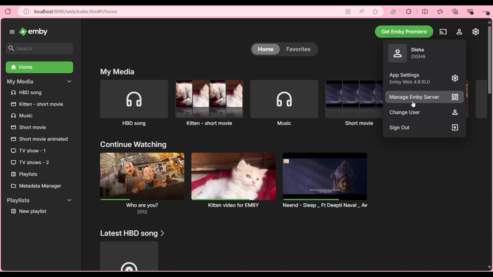 The height and width of the screenshot is (277, 493). Describe the element at coordinates (490, 145) in the screenshot. I see `vertical scroll bar` at that location.